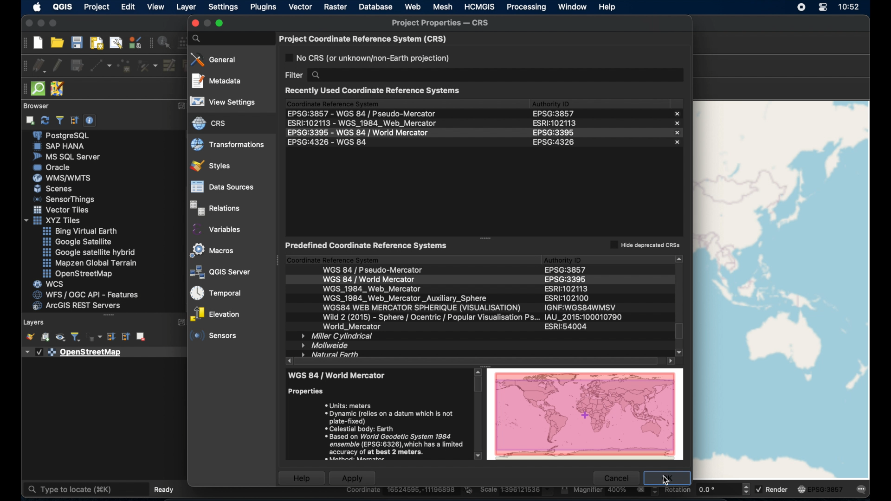  Describe the element at coordinates (22, 89) in the screenshot. I see `drag handle` at that location.